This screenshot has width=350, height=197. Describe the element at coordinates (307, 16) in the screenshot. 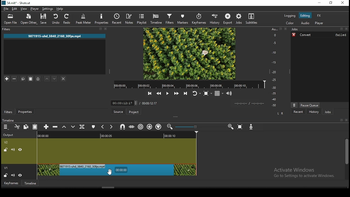

I see `editing` at that location.